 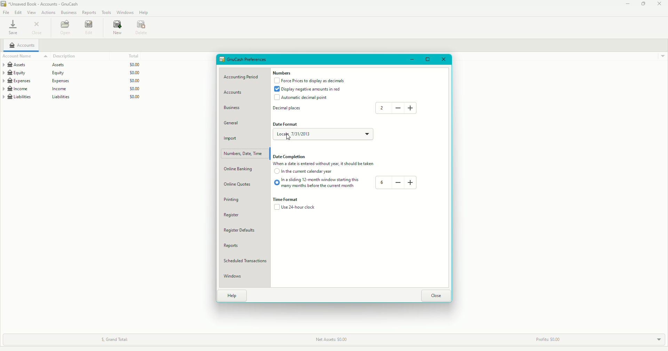 I want to click on Minus, so click(x=397, y=182).